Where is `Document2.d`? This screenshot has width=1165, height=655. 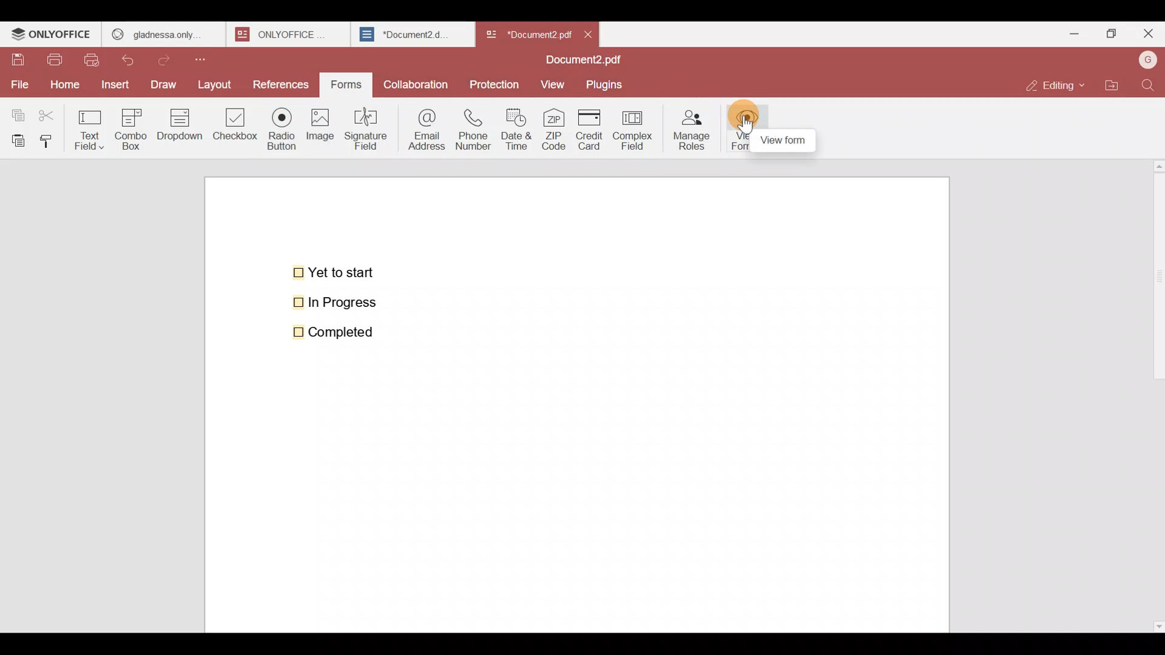
Document2.d is located at coordinates (412, 38).